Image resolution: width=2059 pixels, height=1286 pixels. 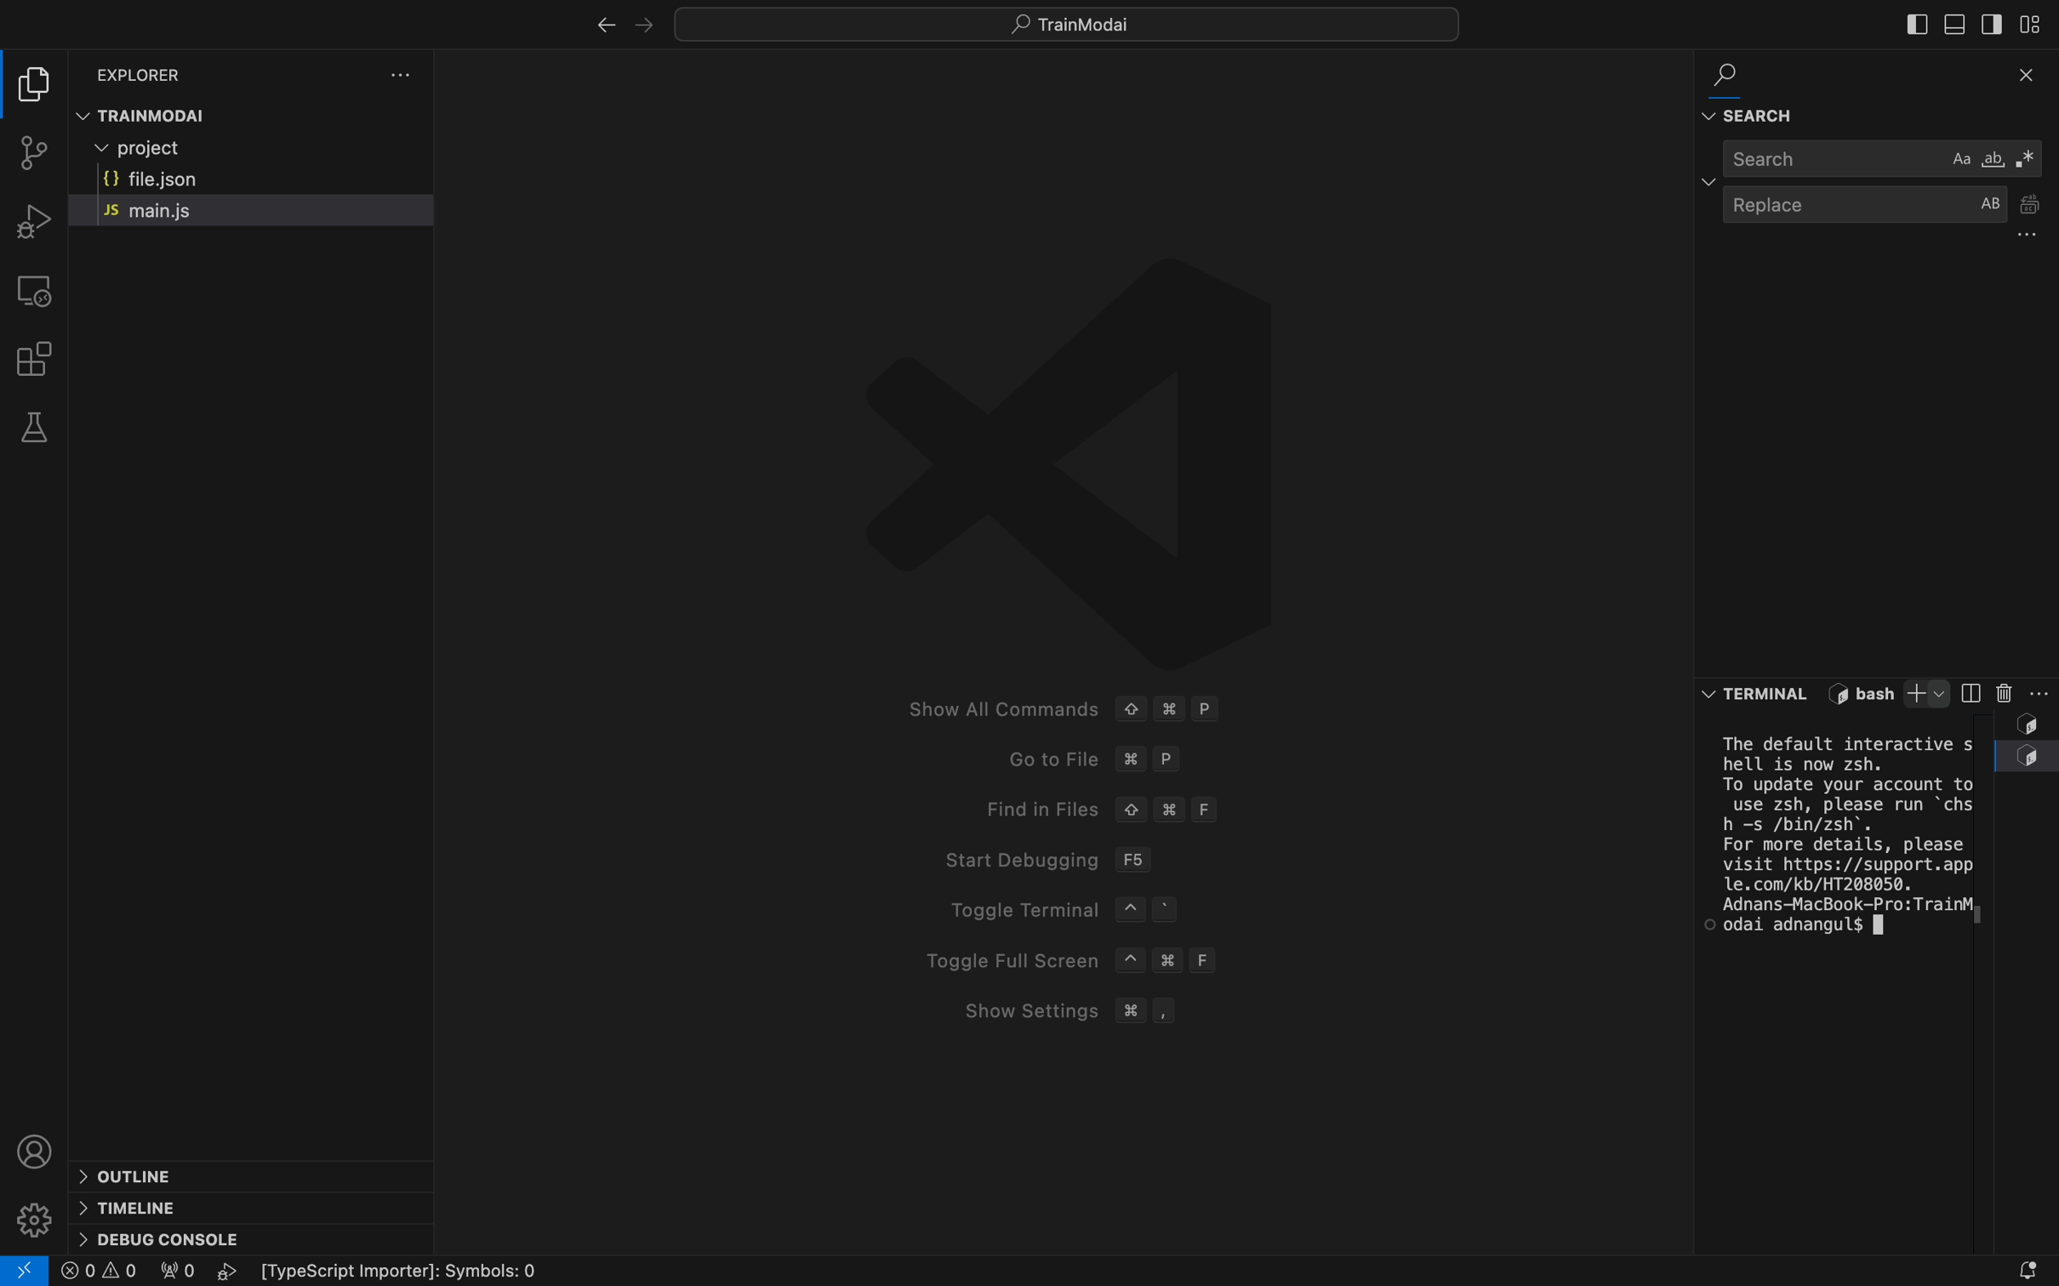 What do you see at coordinates (100, 1272) in the screenshot?
I see `0` at bounding box center [100, 1272].